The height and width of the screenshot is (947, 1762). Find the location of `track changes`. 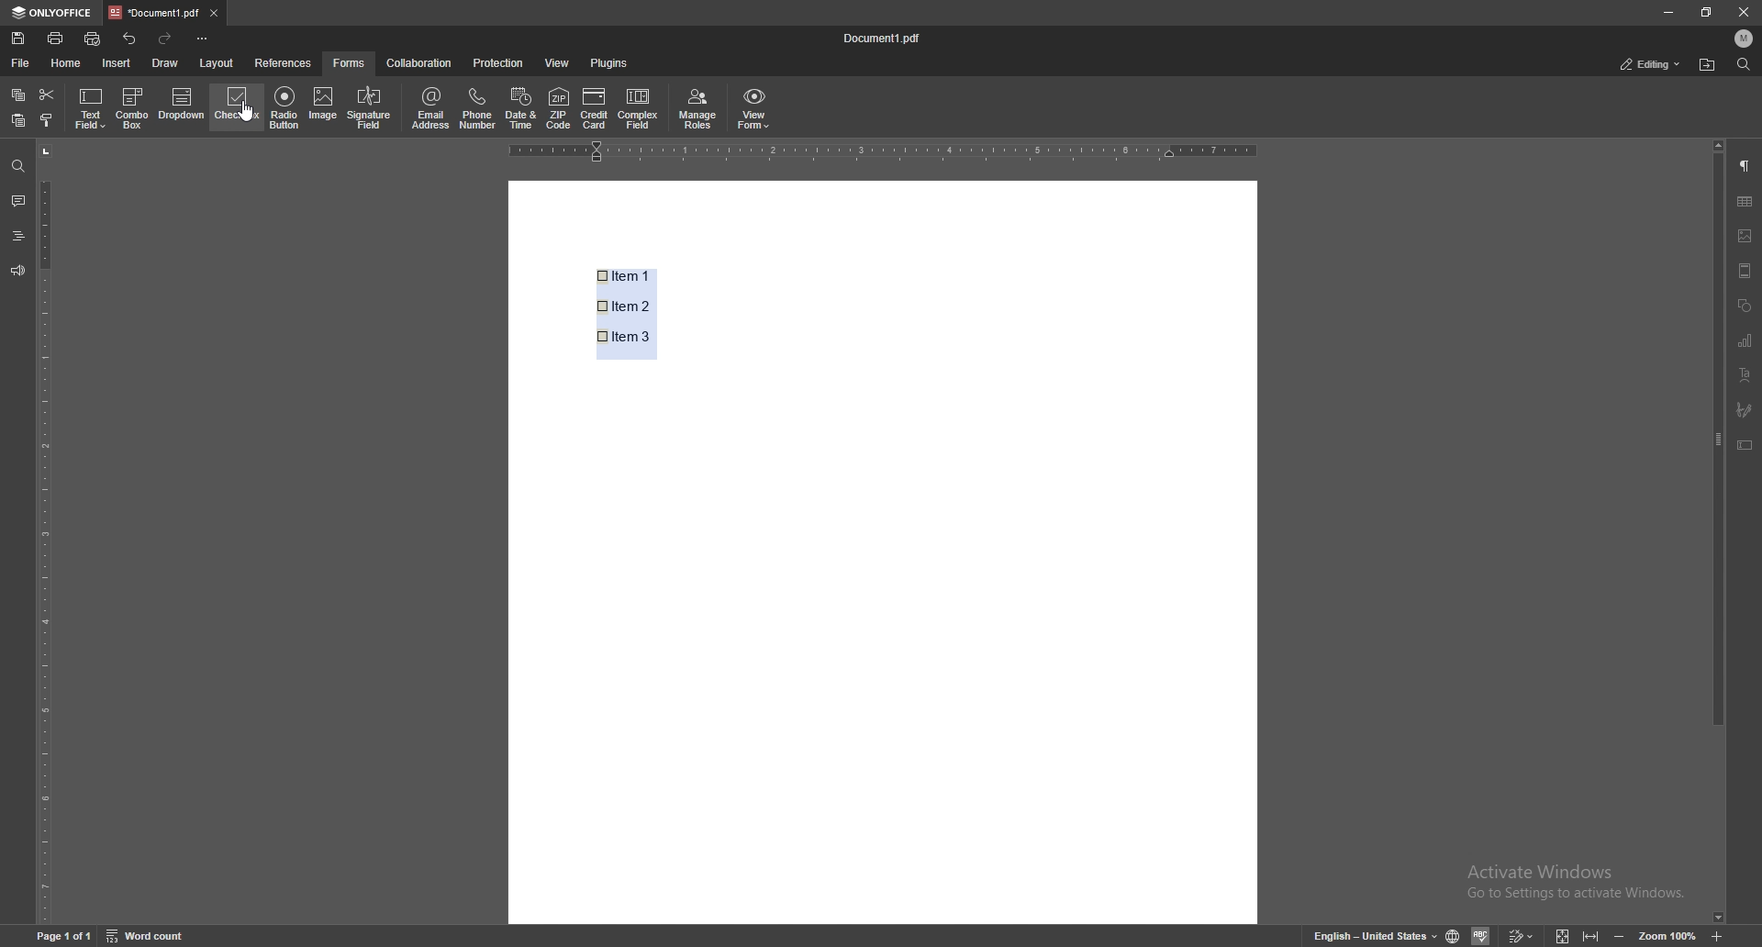

track changes is located at coordinates (1521, 934).